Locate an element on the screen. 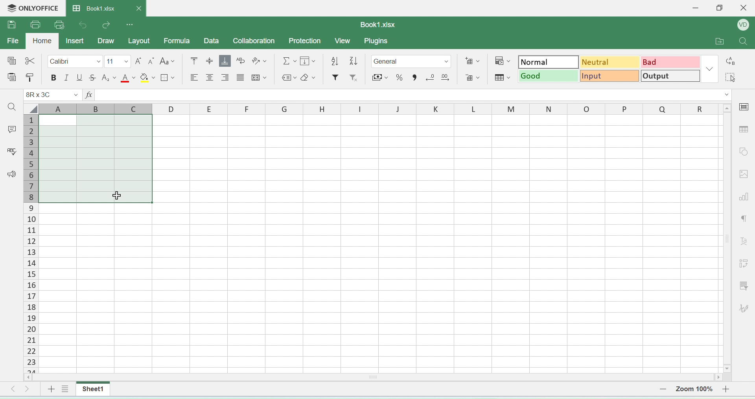 The width and height of the screenshot is (755, 399). label is located at coordinates (287, 79).